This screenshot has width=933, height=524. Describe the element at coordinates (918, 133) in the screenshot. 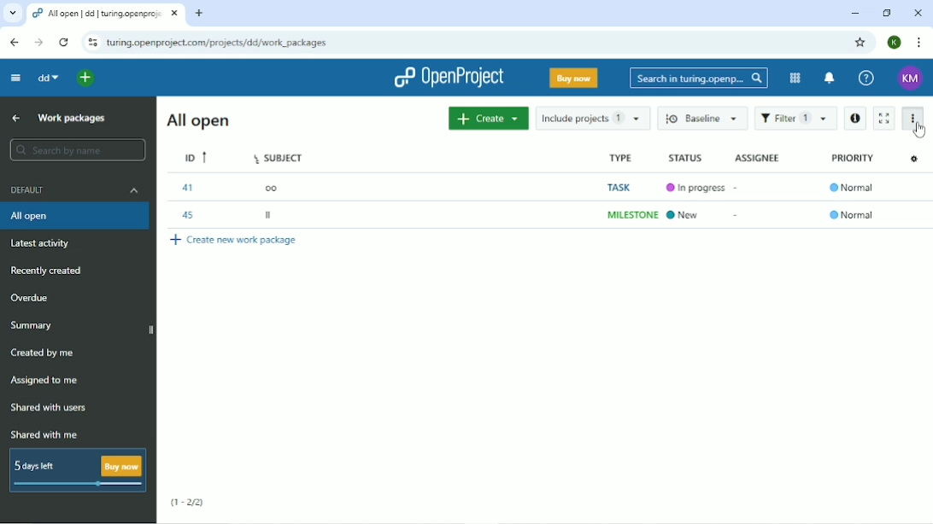

I see `cursor` at that location.